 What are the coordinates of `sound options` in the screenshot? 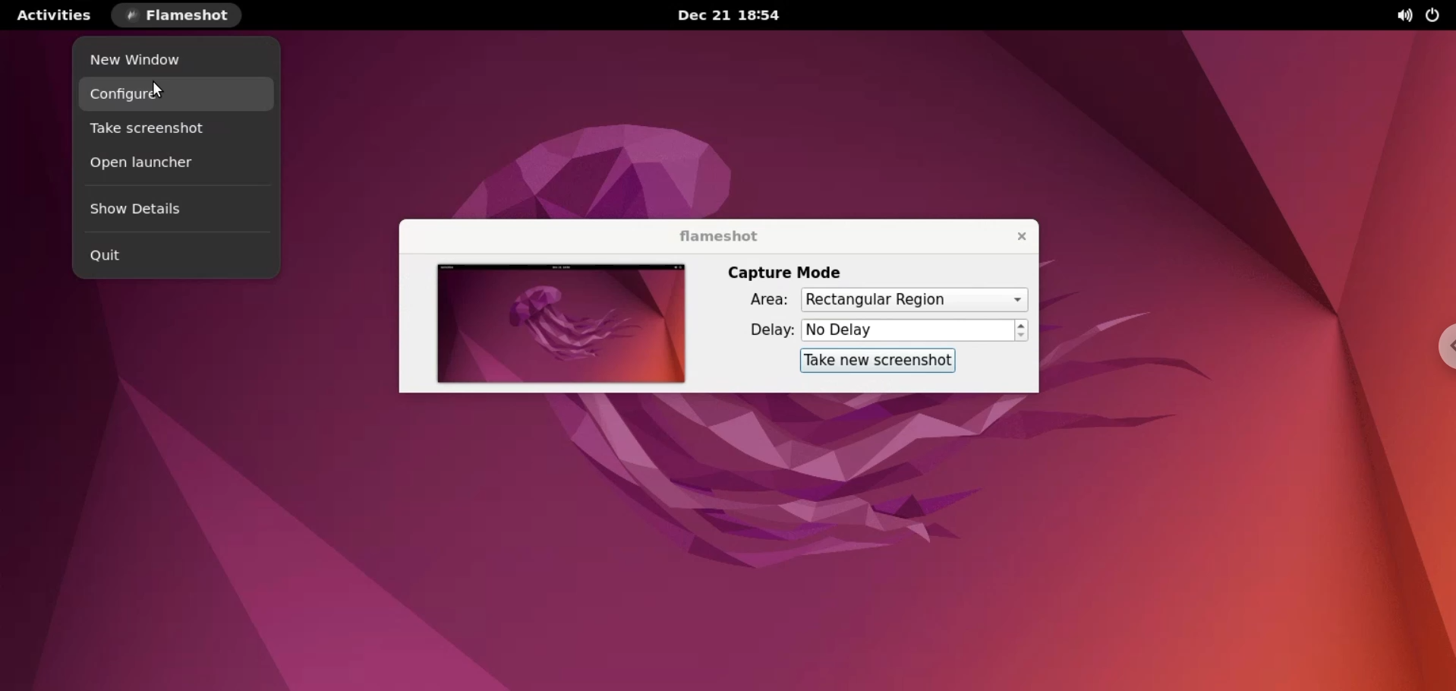 It's located at (1407, 16).